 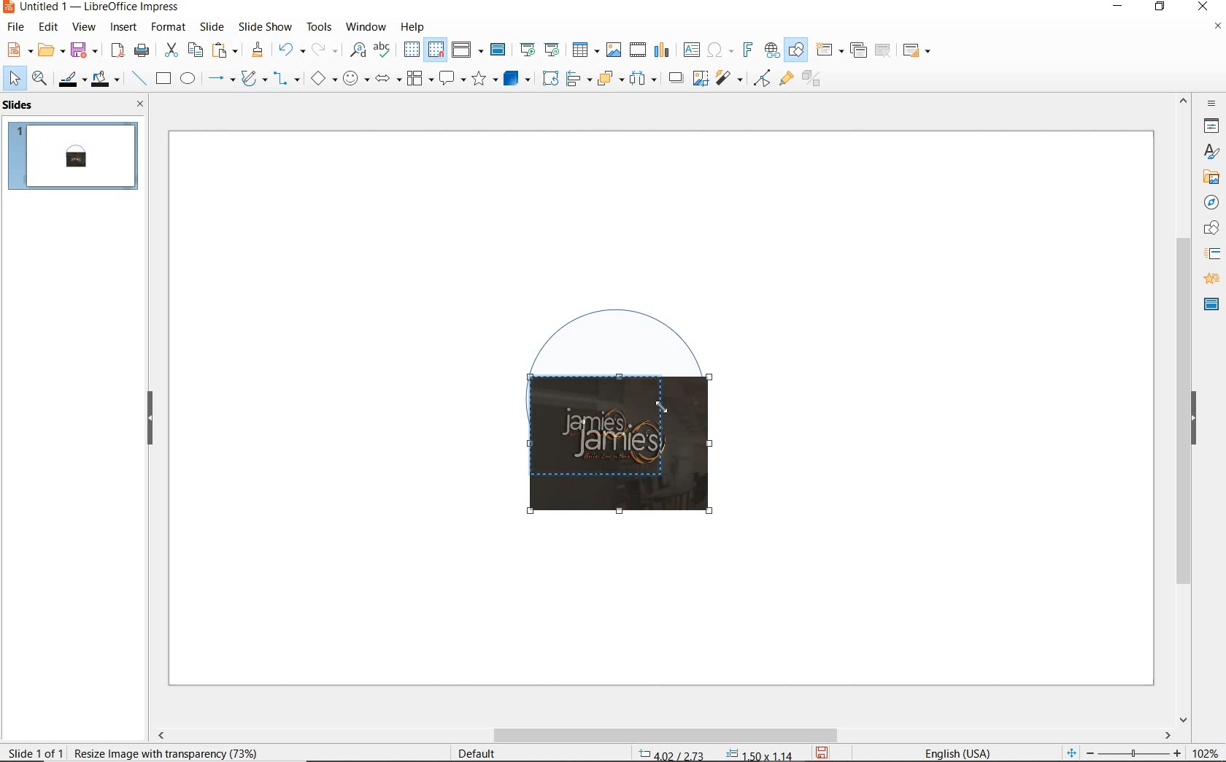 What do you see at coordinates (815, 80) in the screenshot?
I see `toggle extrusion` at bounding box center [815, 80].